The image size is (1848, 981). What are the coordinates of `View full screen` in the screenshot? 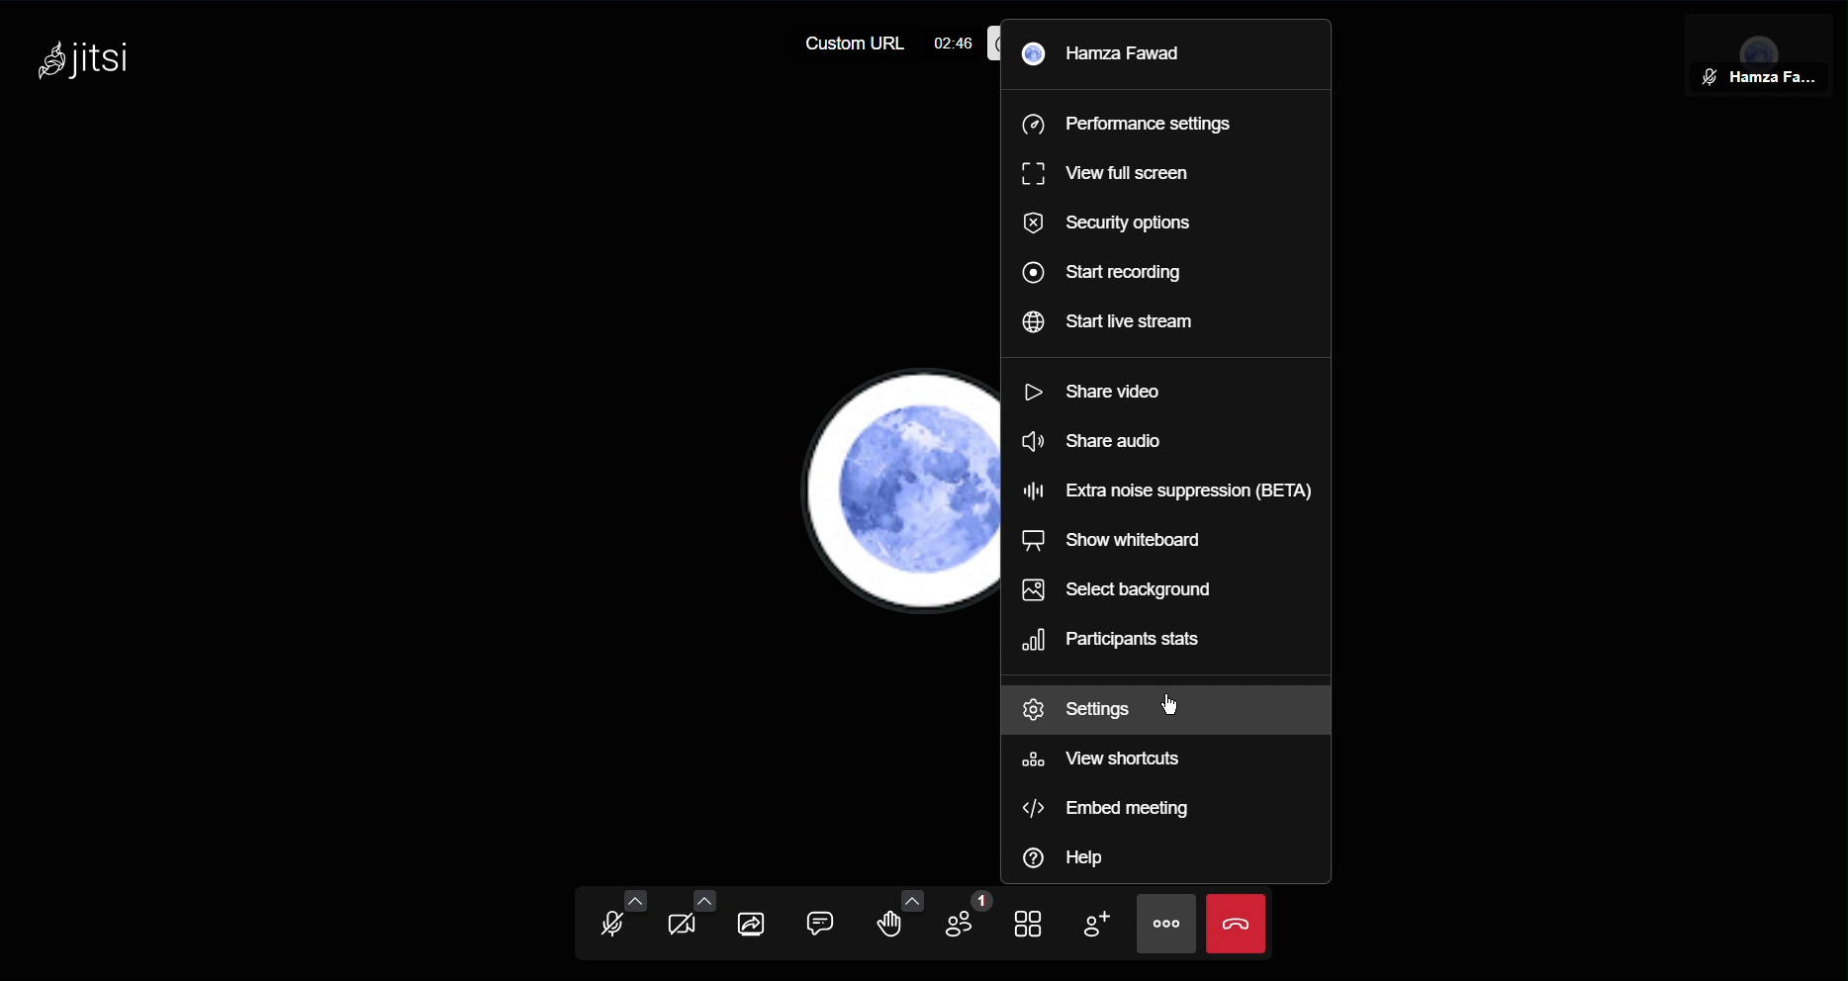 It's located at (1113, 176).